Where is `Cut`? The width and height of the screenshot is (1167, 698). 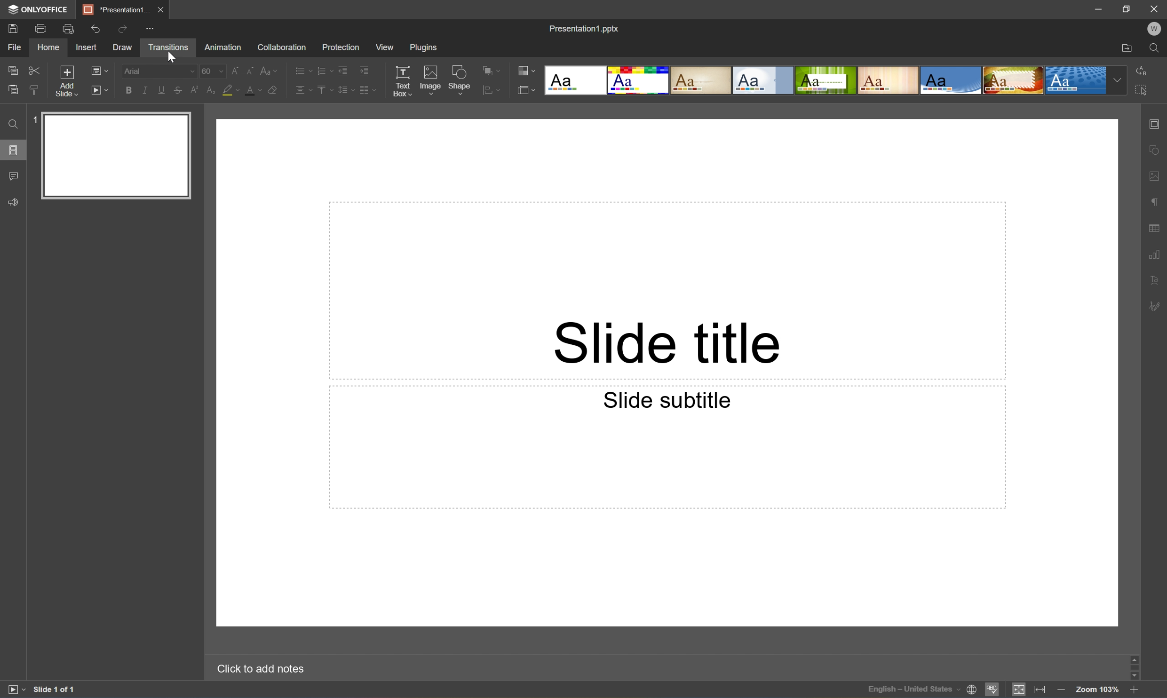
Cut is located at coordinates (34, 69).